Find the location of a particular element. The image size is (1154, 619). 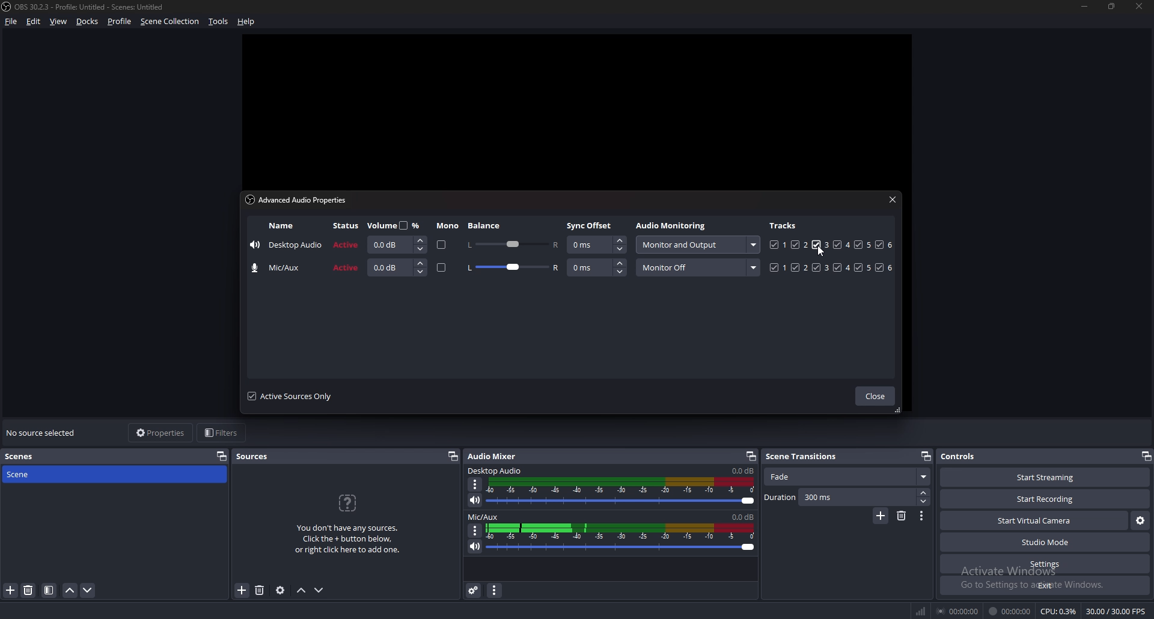

audio monitoring is located at coordinates (673, 227).